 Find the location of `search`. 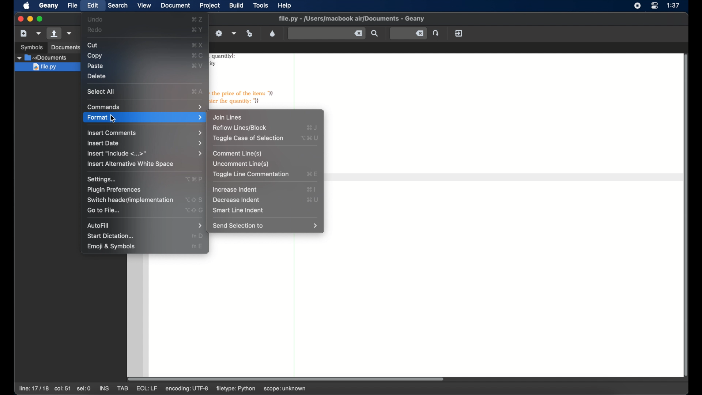

search is located at coordinates (118, 5).